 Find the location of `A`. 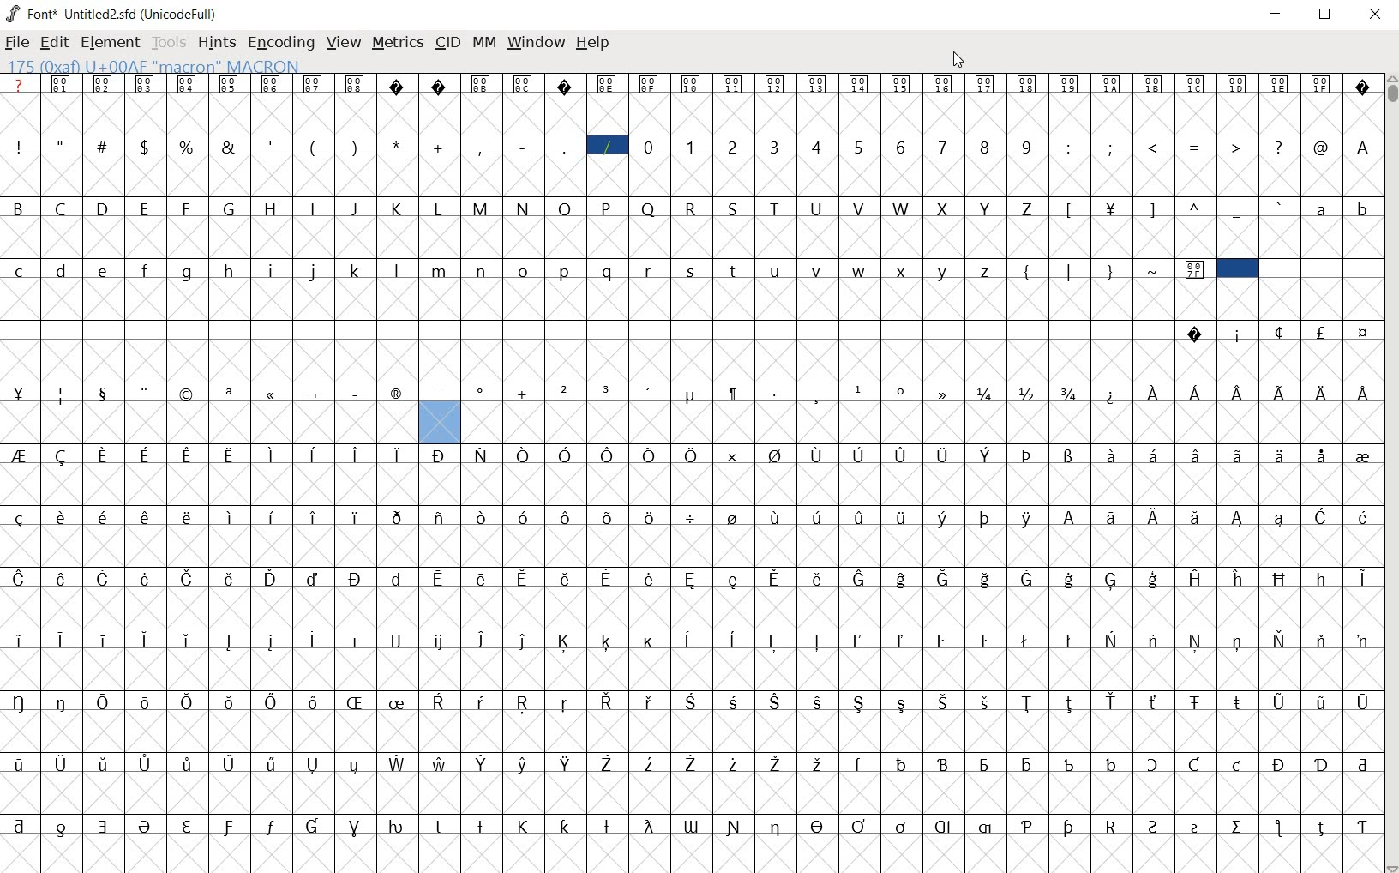

A is located at coordinates (1365, 146).